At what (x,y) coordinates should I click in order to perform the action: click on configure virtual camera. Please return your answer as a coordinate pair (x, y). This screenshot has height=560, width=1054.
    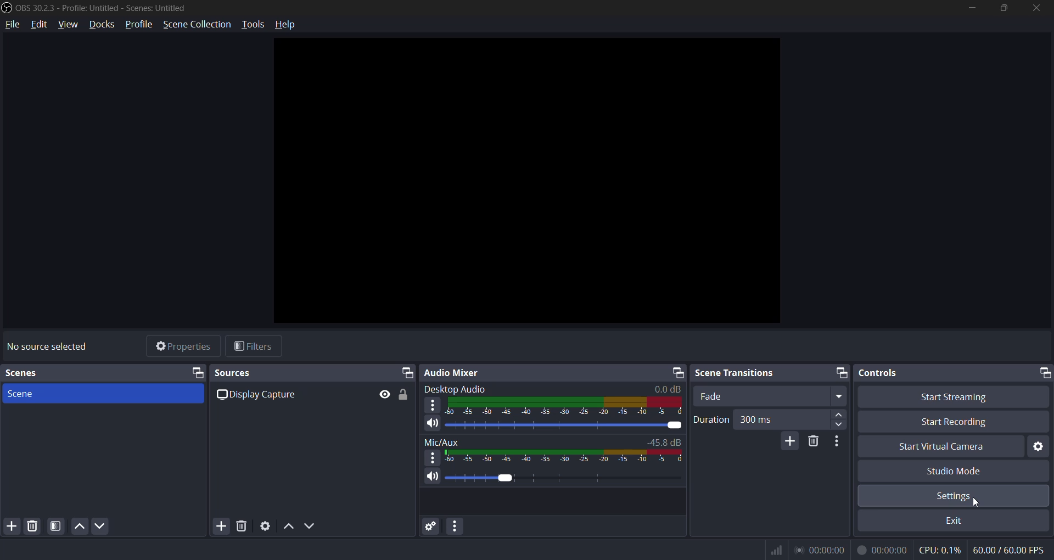
    Looking at the image, I should click on (1038, 446).